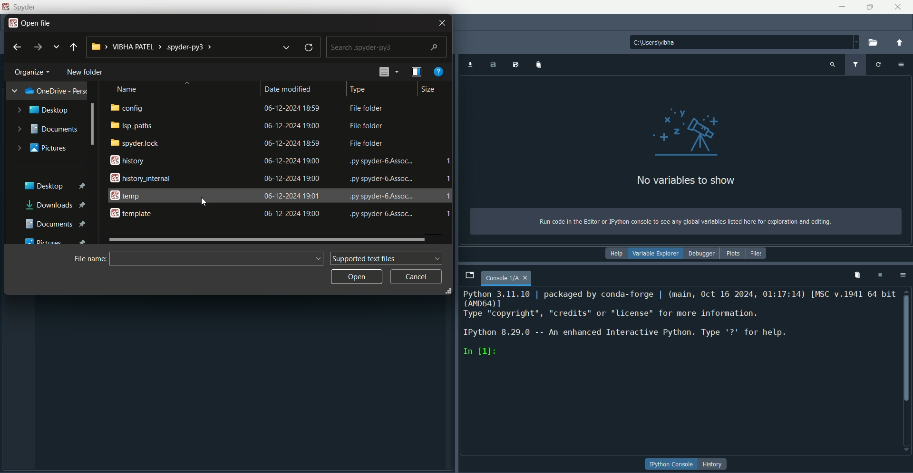 This screenshot has width=913, height=473. Describe the element at coordinates (131, 125) in the screenshot. I see `isp paths` at that location.